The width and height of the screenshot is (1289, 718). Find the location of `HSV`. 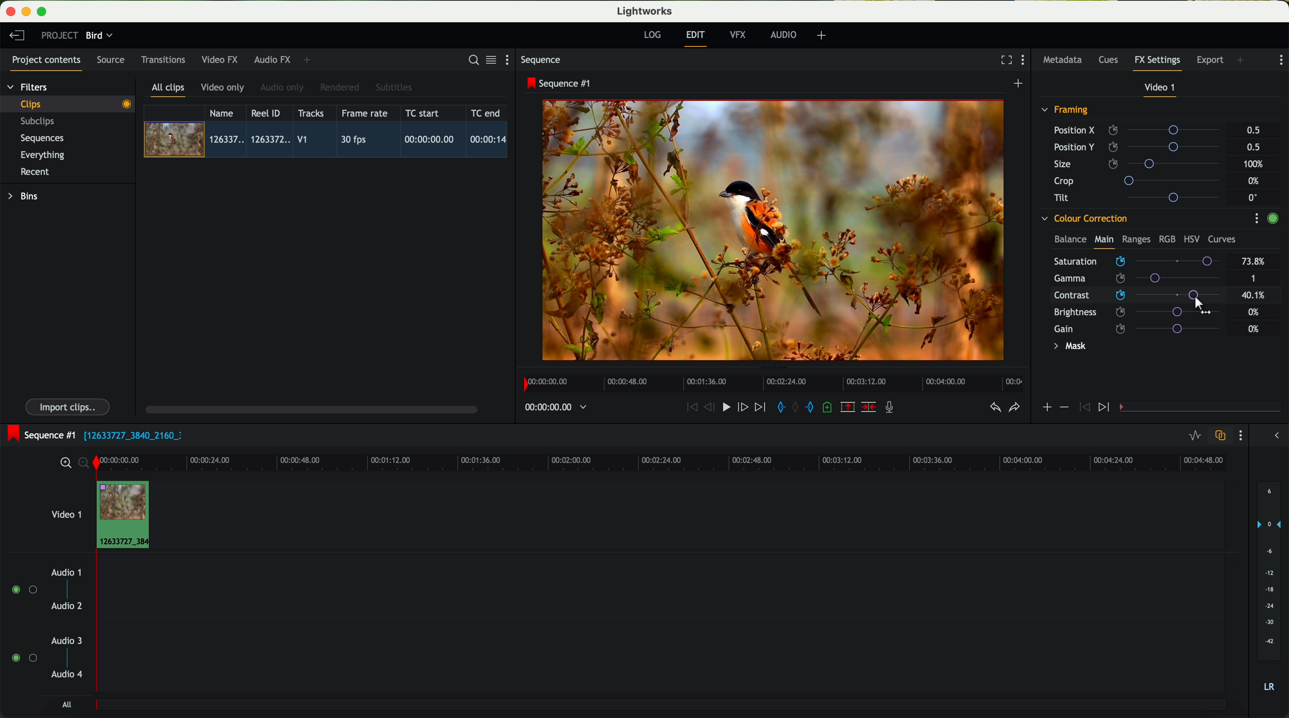

HSV is located at coordinates (1191, 239).